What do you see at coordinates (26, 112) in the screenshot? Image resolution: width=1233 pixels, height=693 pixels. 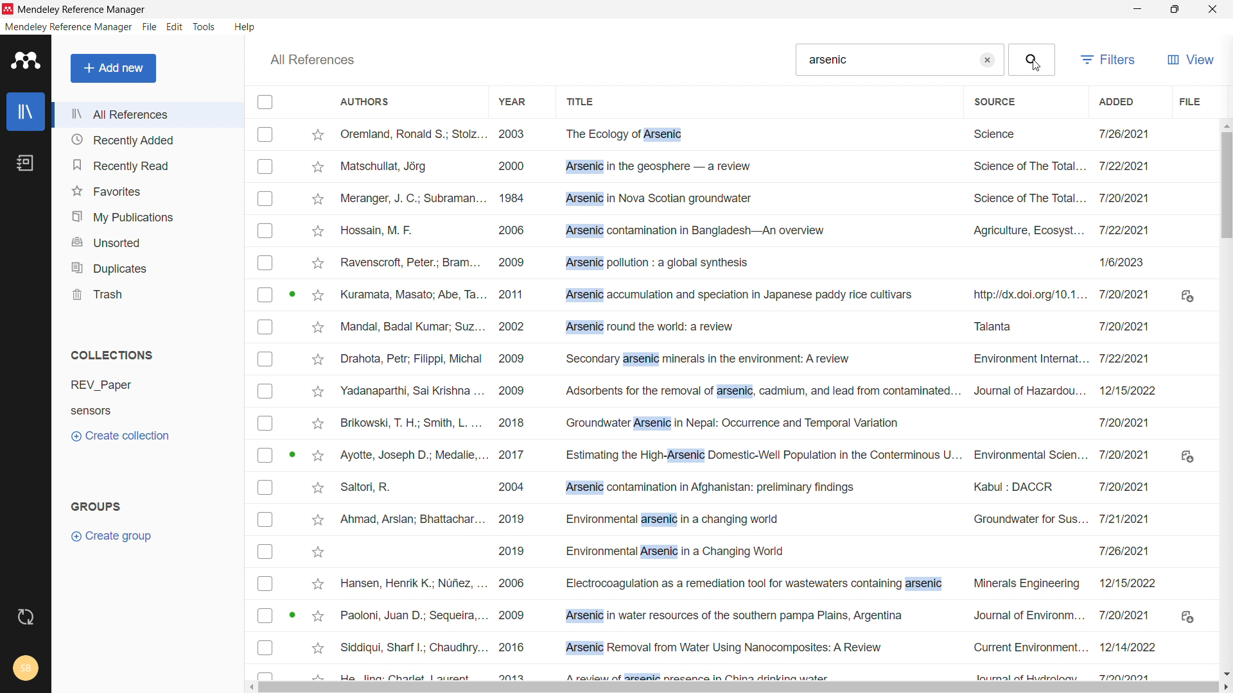 I see `library` at bounding box center [26, 112].